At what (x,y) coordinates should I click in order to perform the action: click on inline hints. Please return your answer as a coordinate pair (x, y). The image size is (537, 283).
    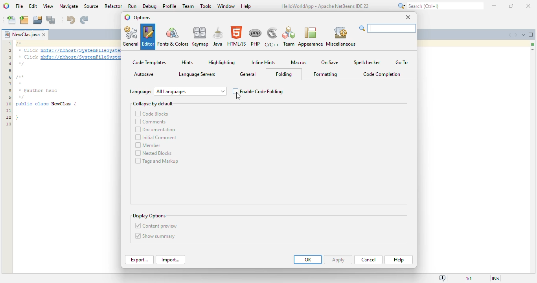
    Looking at the image, I should click on (263, 62).